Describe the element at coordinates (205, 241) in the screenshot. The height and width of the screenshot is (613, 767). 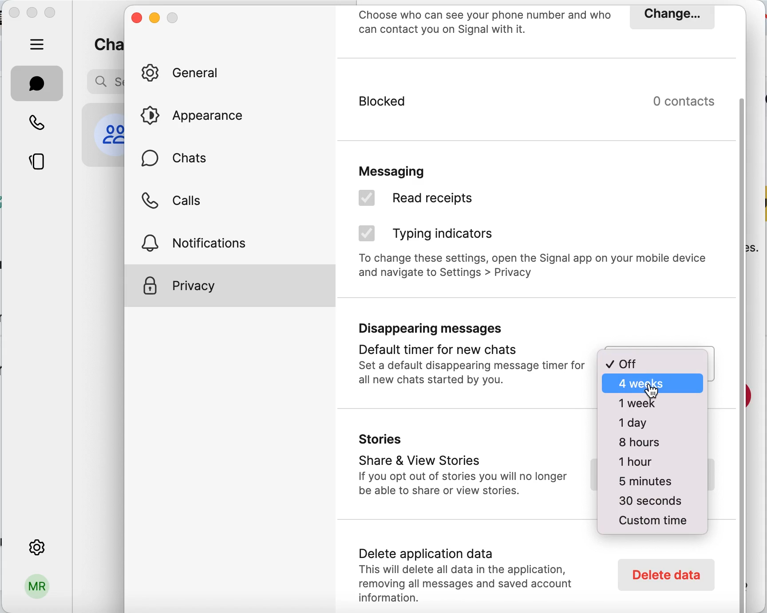
I see `notifications` at that location.